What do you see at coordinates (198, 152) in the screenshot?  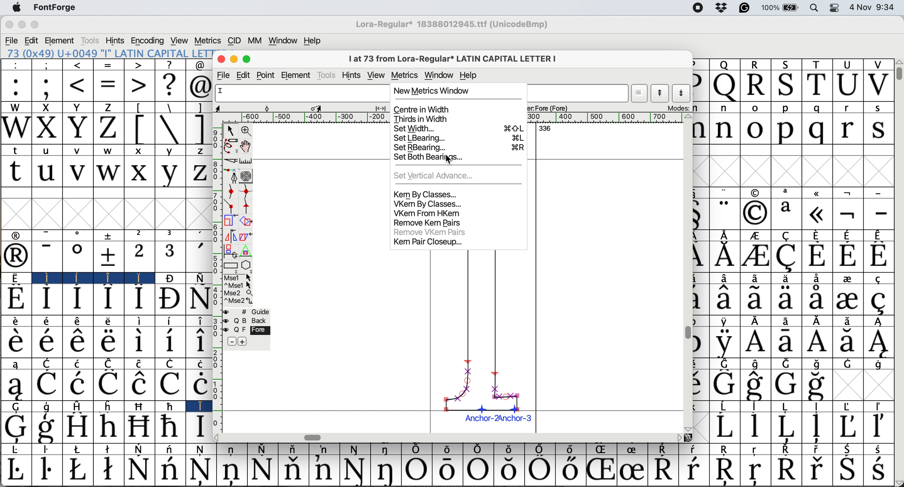 I see `z` at bounding box center [198, 152].